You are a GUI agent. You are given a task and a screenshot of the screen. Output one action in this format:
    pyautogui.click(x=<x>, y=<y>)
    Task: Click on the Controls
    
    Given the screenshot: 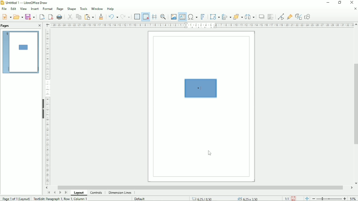 What is the action you would take?
    pyautogui.click(x=96, y=193)
    